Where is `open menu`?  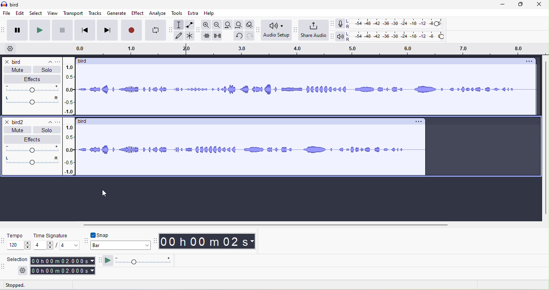 open menu is located at coordinates (57, 121).